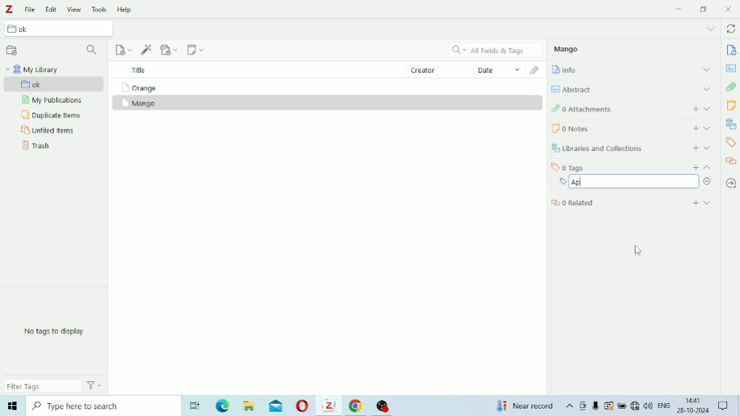 This screenshot has width=740, height=416. What do you see at coordinates (609, 406) in the screenshot?
I see `Warning` at bounding box center [609, 406].